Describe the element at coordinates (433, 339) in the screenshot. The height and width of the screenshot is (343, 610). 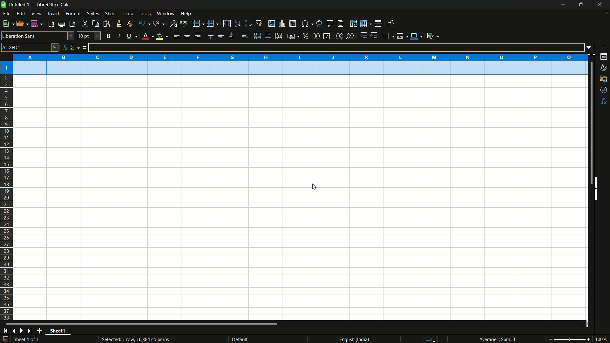
I see `standard selection` at that location.